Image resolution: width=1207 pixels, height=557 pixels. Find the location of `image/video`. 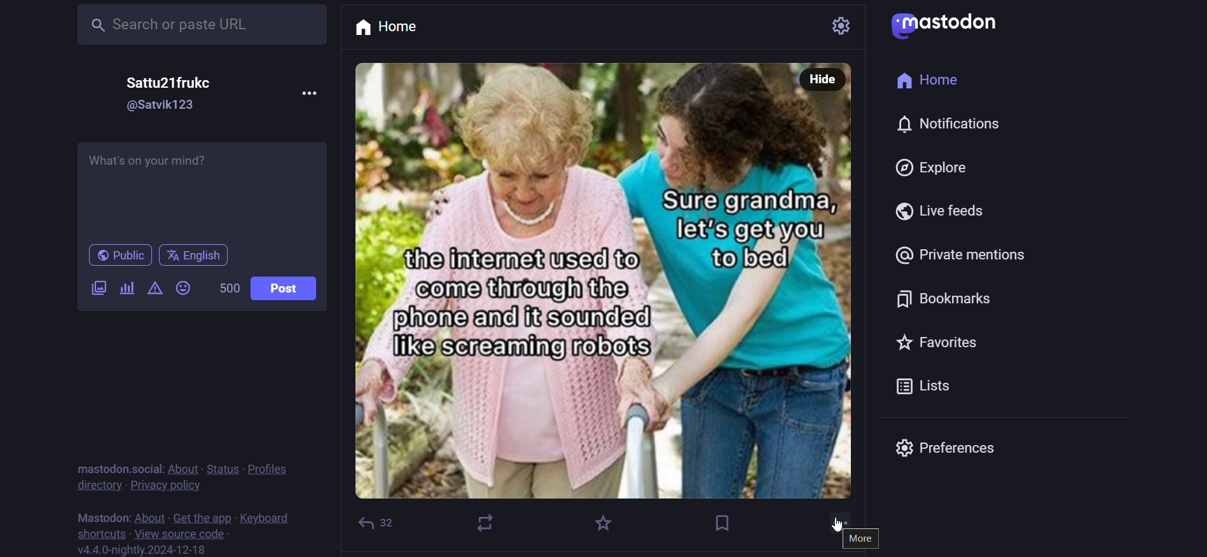

image/video is located at coordinates (95, 287).